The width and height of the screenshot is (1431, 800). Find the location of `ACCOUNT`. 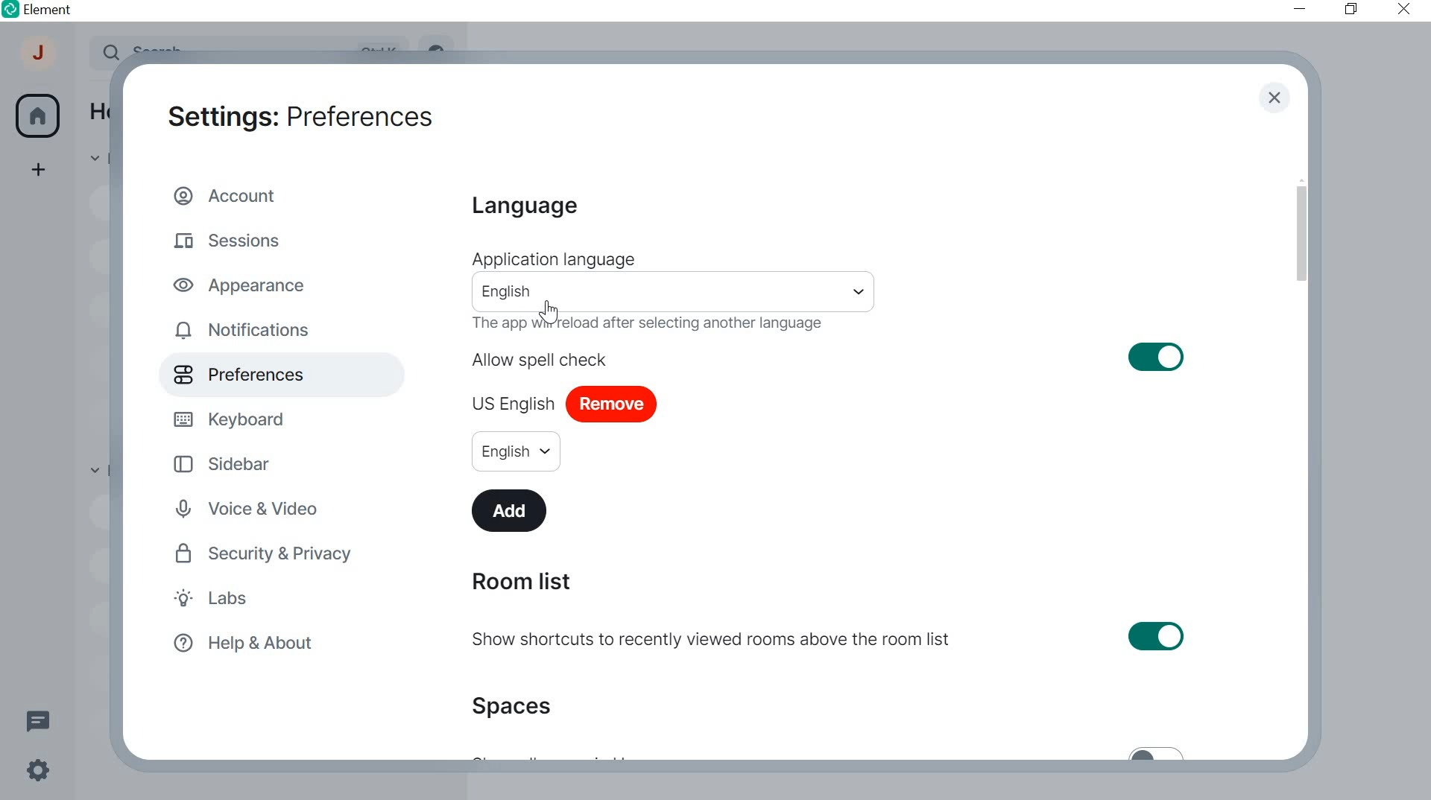

ACCOUNT is located at coordinates (40, 57).